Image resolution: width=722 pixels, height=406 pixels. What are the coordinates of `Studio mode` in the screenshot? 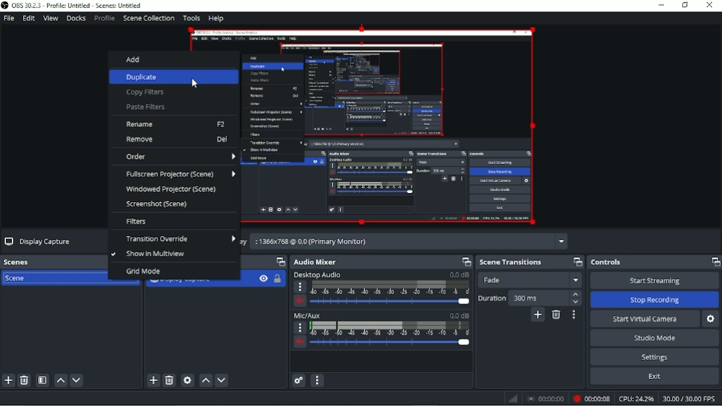 It's located at (655, 337).